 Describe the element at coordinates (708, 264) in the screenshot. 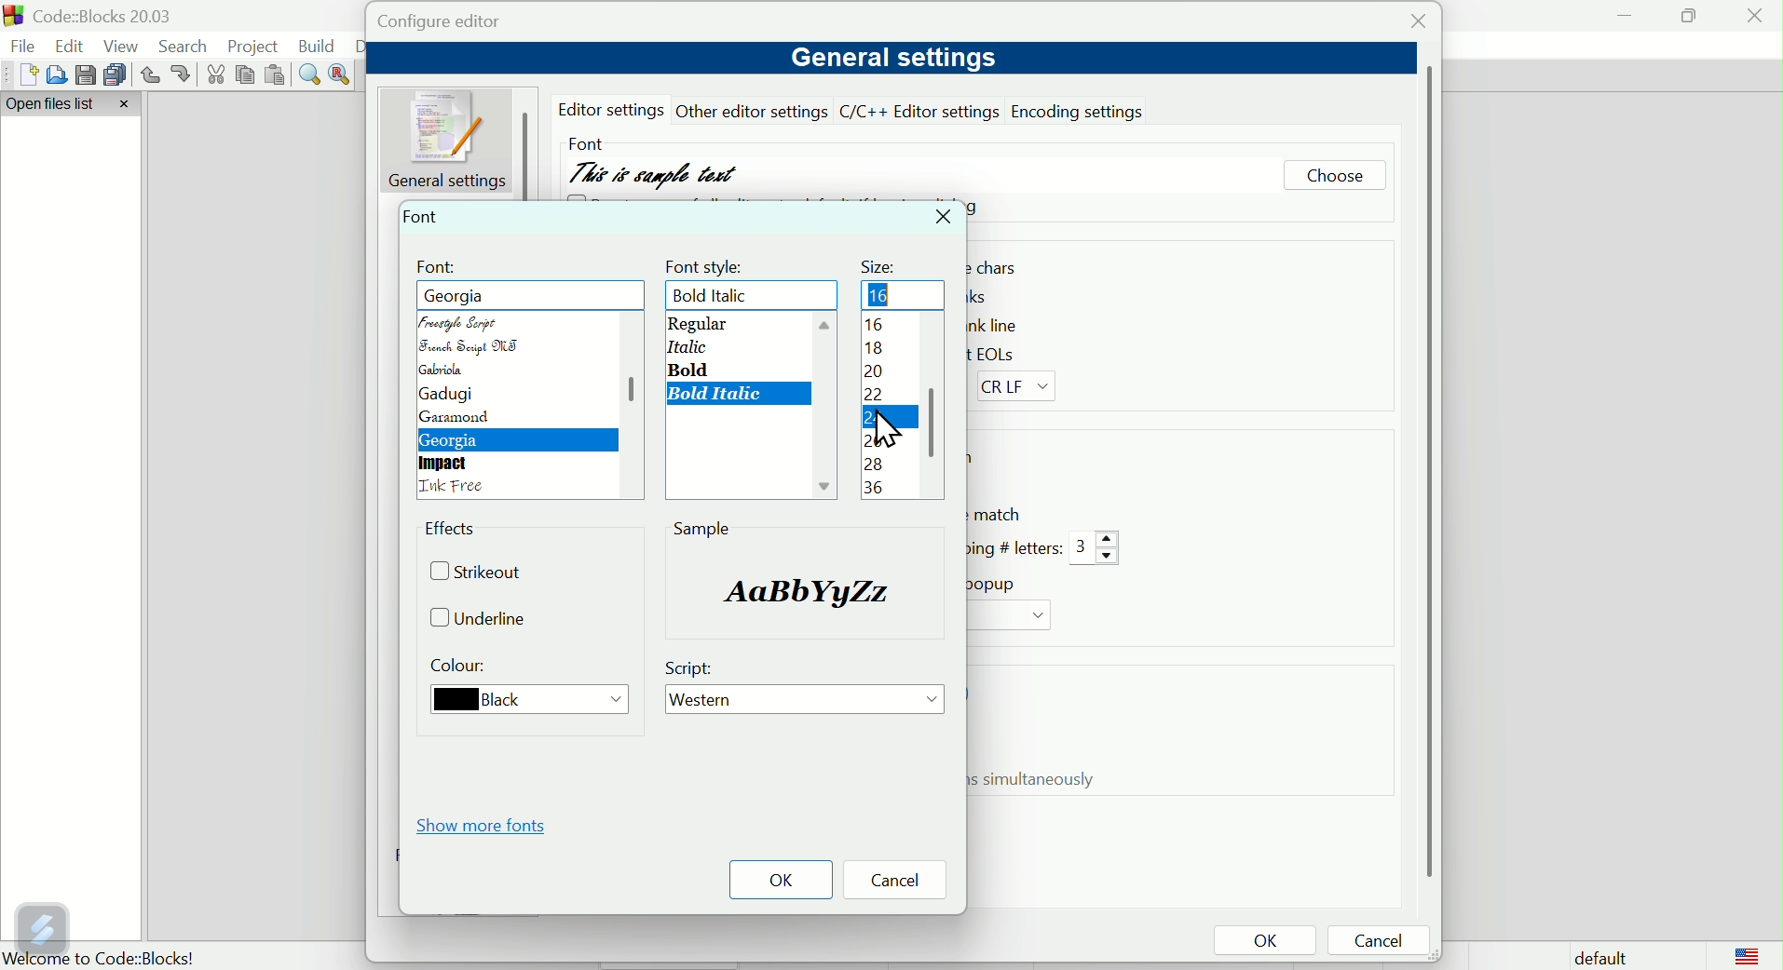

I see `font style` at that location.